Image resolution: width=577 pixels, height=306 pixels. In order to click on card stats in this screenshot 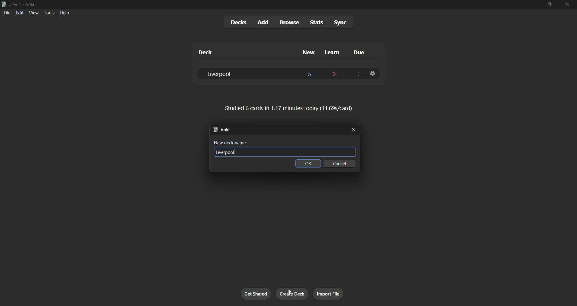, I will do `click(289, 108)`.